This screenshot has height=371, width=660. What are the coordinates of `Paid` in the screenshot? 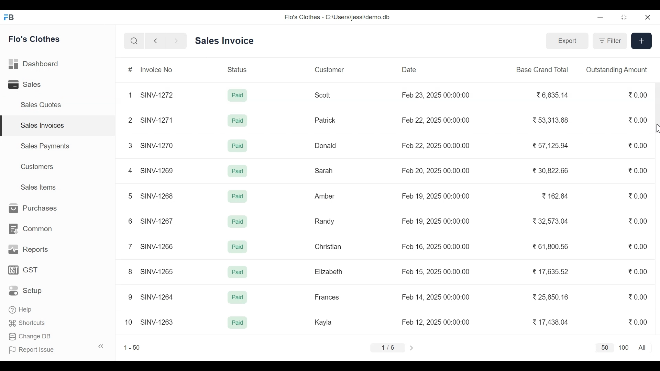 It's located at (238, 273).